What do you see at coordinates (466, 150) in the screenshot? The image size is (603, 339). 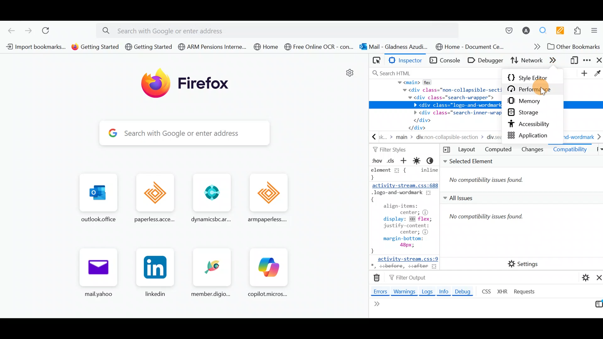 I see `Layout` at bounding box center [466, 150].